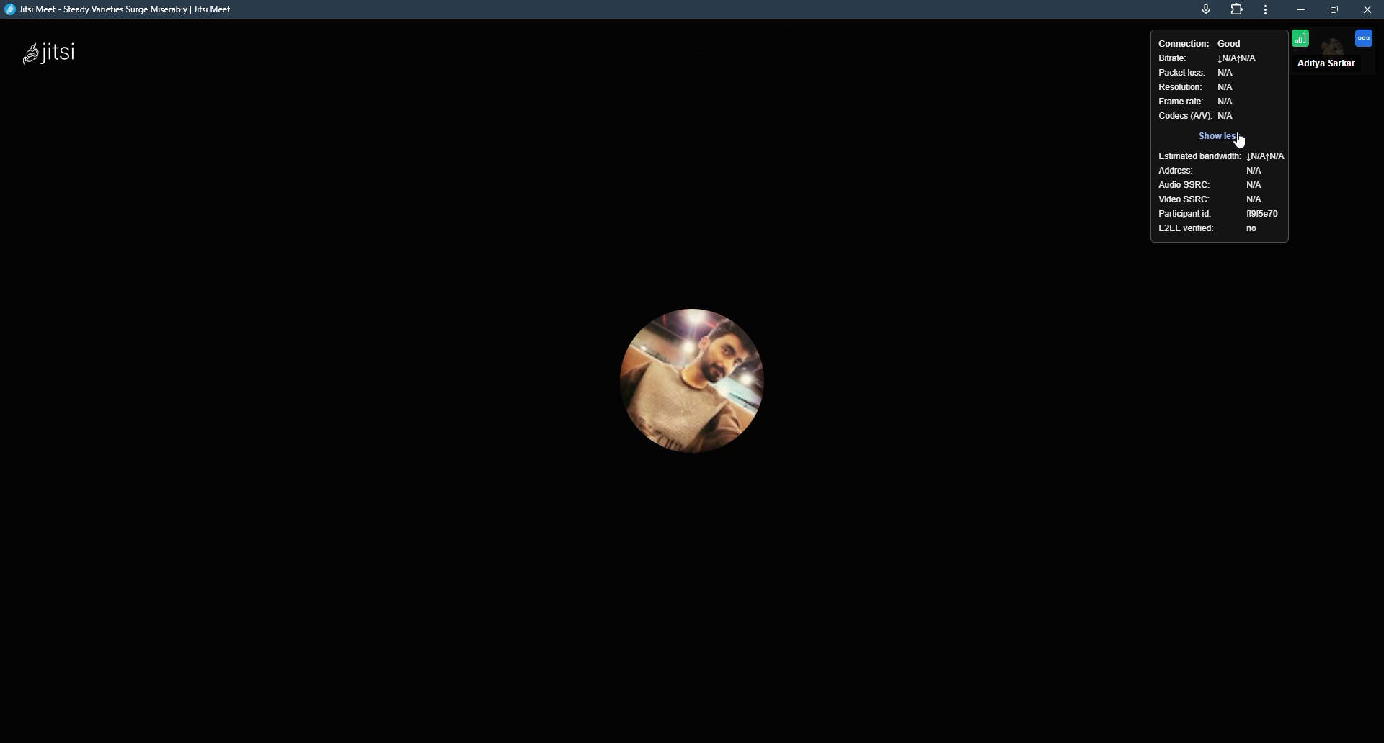 Image resolution: width=1384 pixels, height=743 pixels. Describe the element at coordinates (1303, 9) in the screenshot. I see `minimize` at that location.